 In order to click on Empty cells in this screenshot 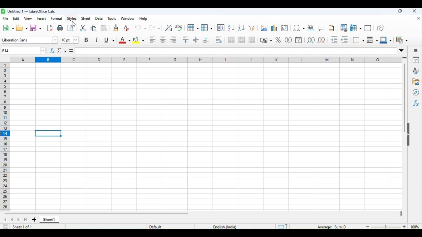, I will do `click(208, 137)`.